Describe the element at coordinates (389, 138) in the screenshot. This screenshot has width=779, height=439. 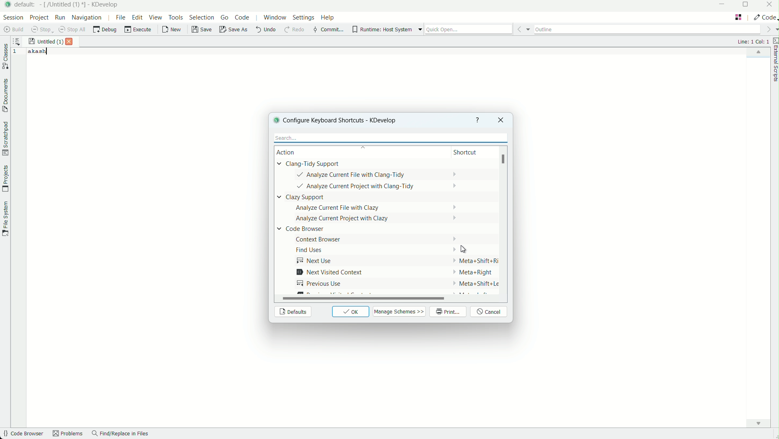
I see `search bar` at that location.